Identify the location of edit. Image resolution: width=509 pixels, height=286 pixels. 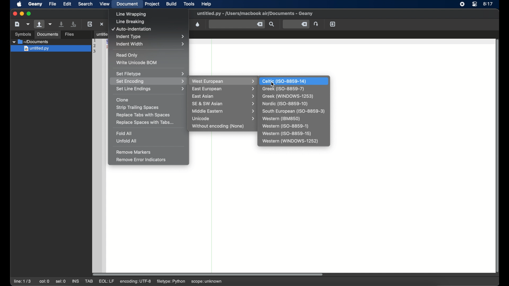
(67, 4).